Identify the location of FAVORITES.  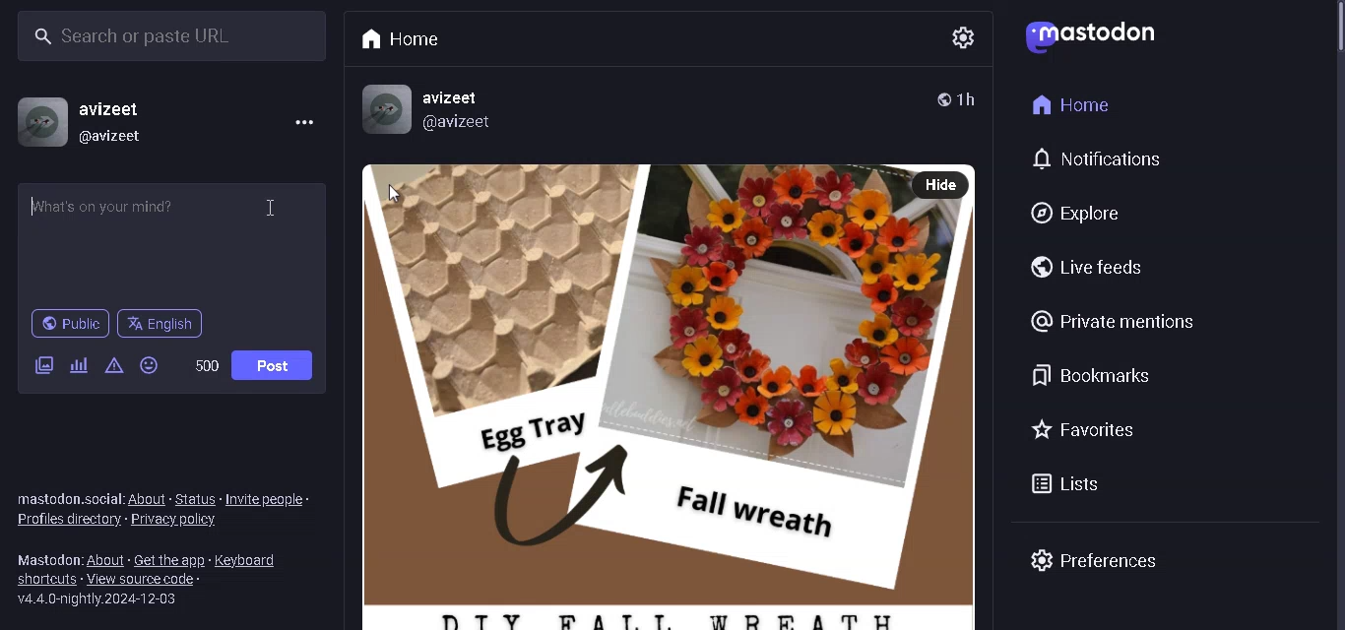
(1084, 431).